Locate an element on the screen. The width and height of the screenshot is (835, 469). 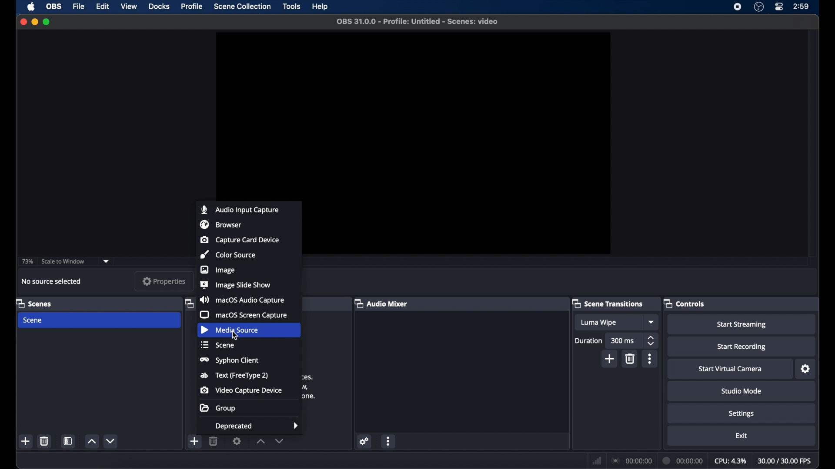
tools is located at coordinates (292, 7).